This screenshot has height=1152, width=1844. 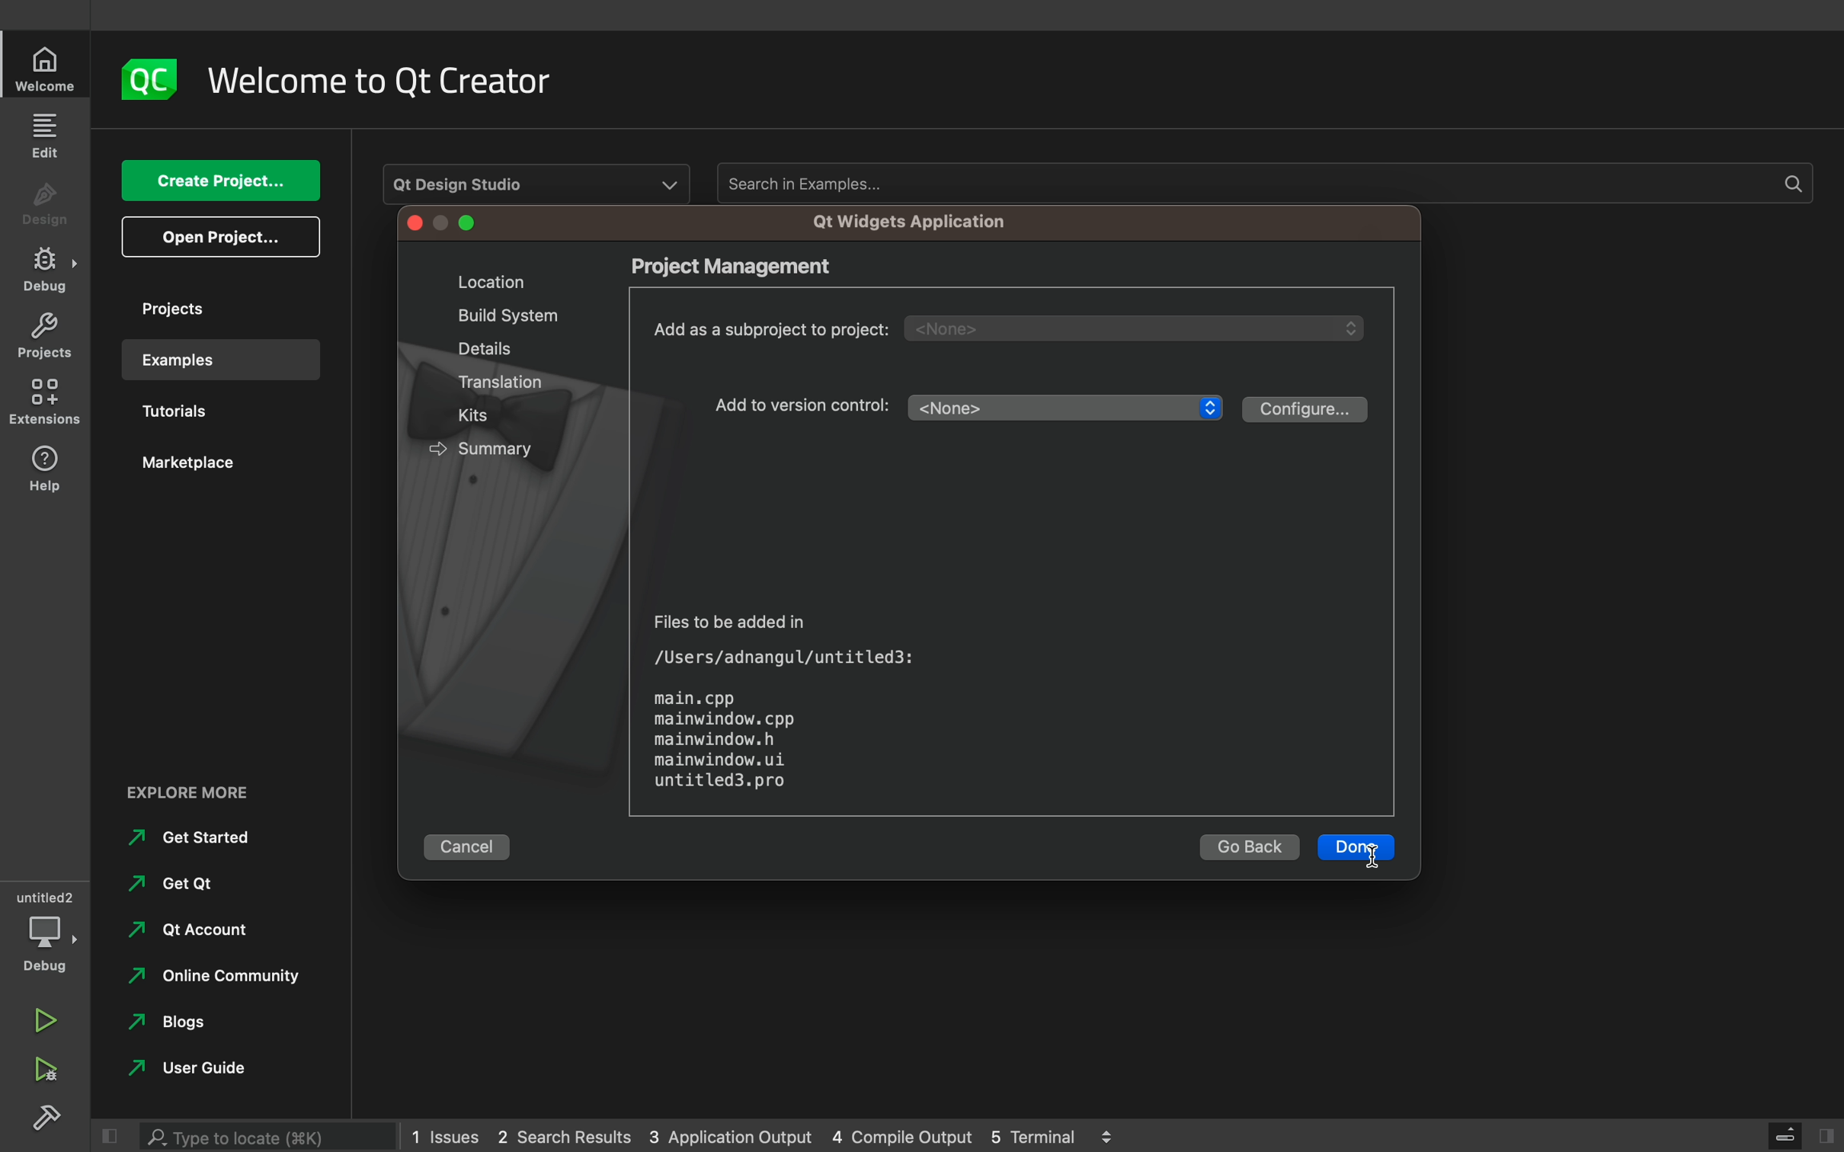 What do you see at coordinates (1378, 858) in the screenshot?
I see `cursor` at bounding box center [1378, 858].